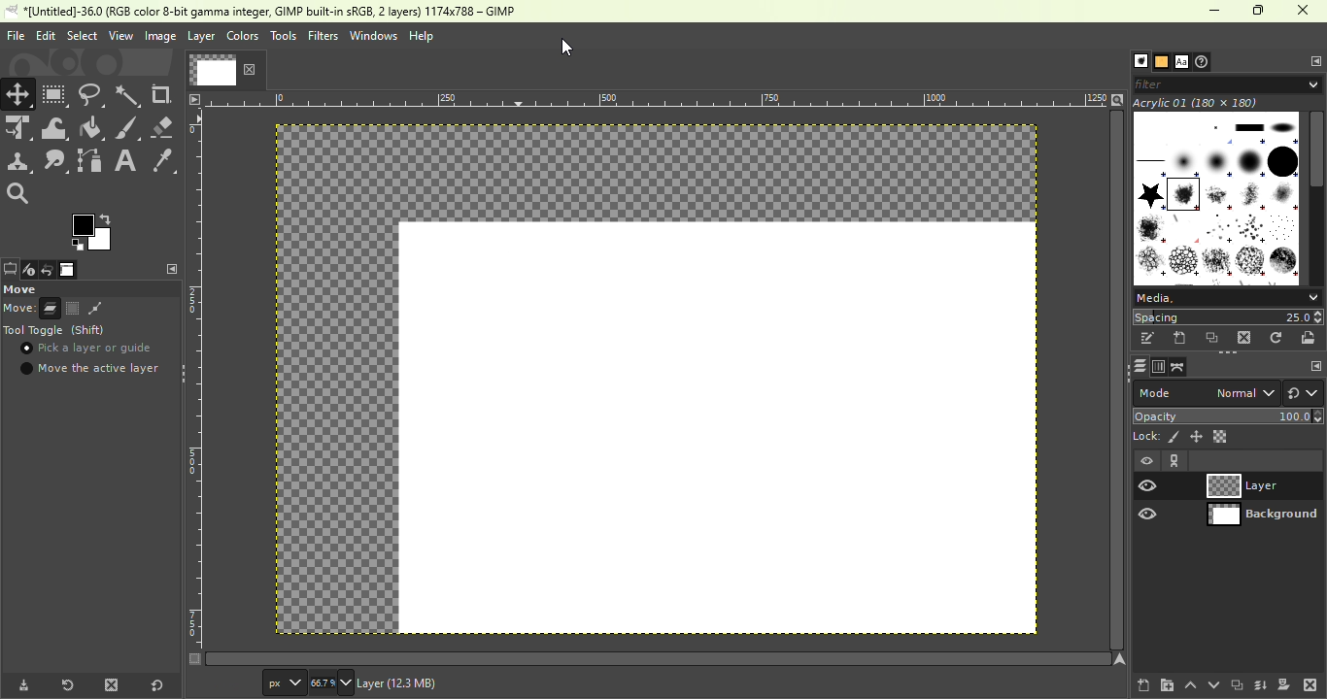  I want to click on Move this layer to the top of the layer stack, so click(1189, 685).